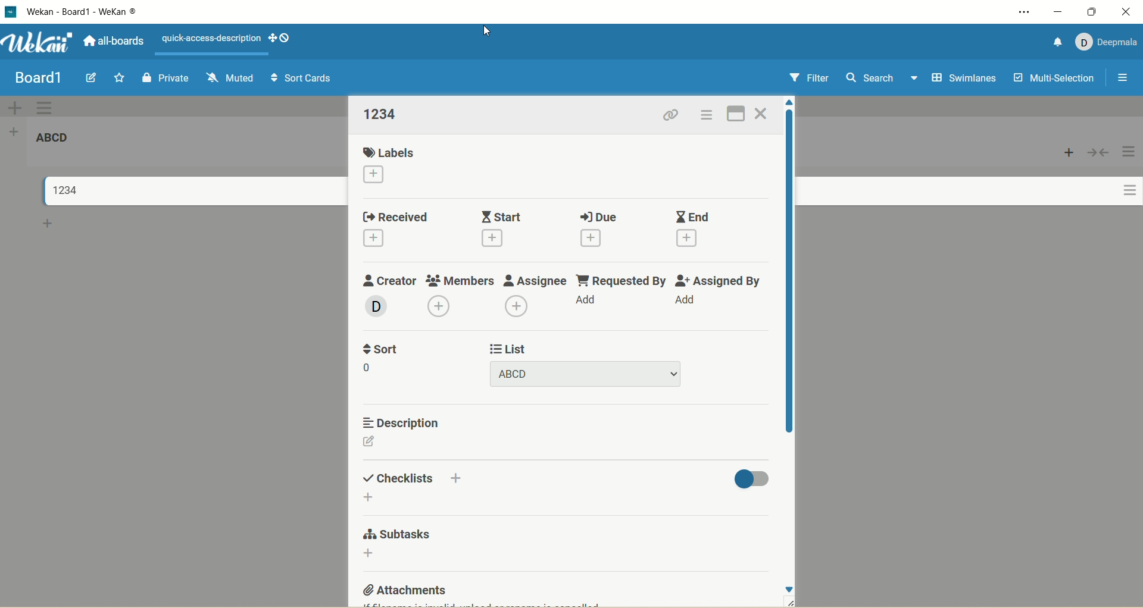  I want to click on add list, so click(15, 133).